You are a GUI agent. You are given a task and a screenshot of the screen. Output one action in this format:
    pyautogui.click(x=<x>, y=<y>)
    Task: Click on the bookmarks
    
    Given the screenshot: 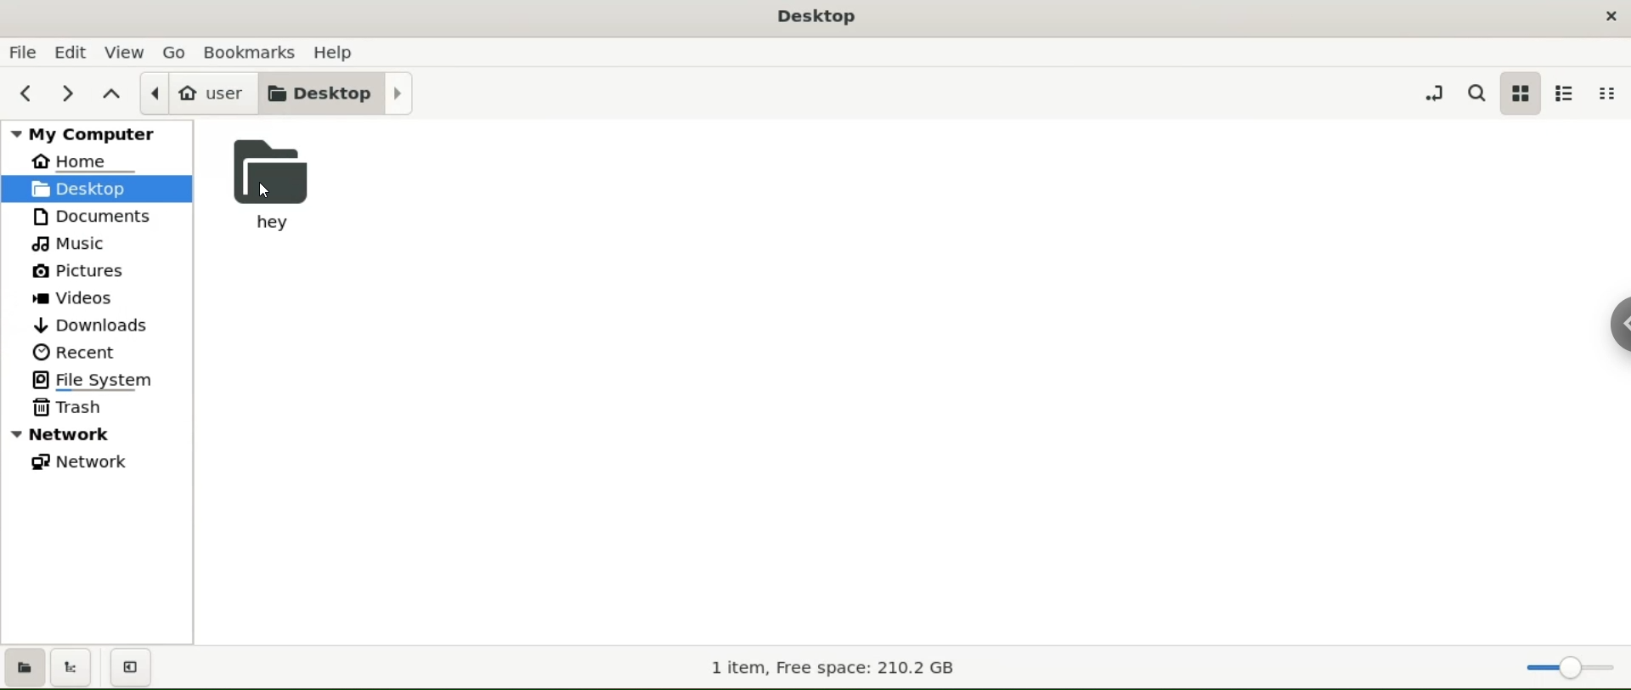 What is the action you would take?
    pyautogui.click(x=252, y=51)
    